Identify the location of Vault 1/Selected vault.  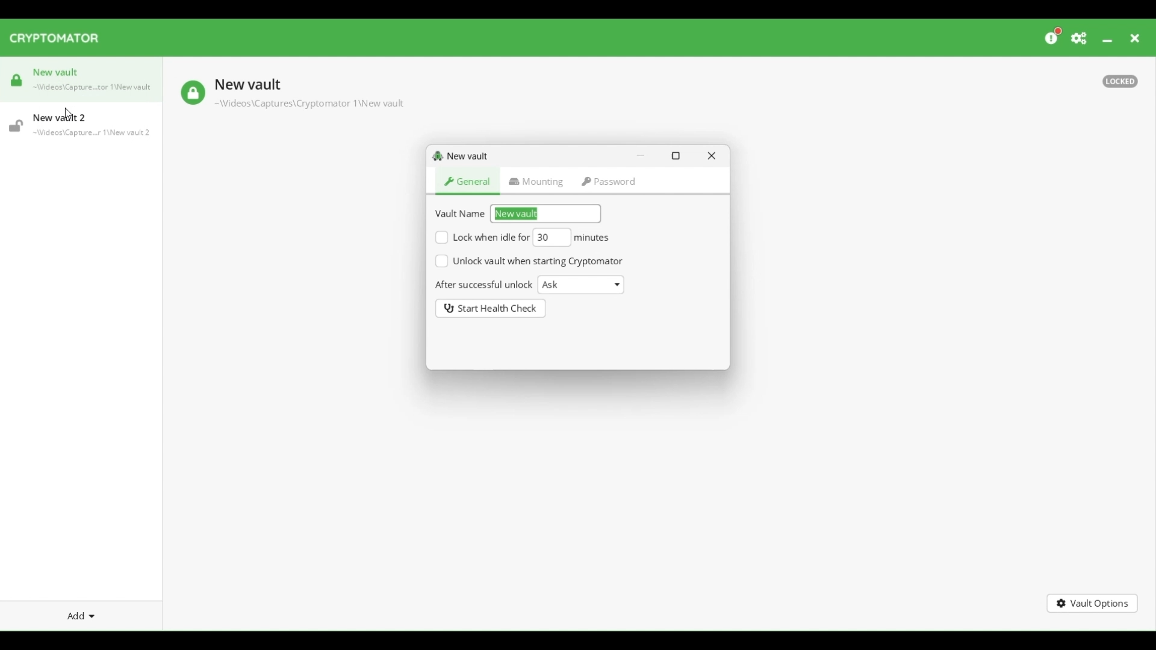
(82, 84).